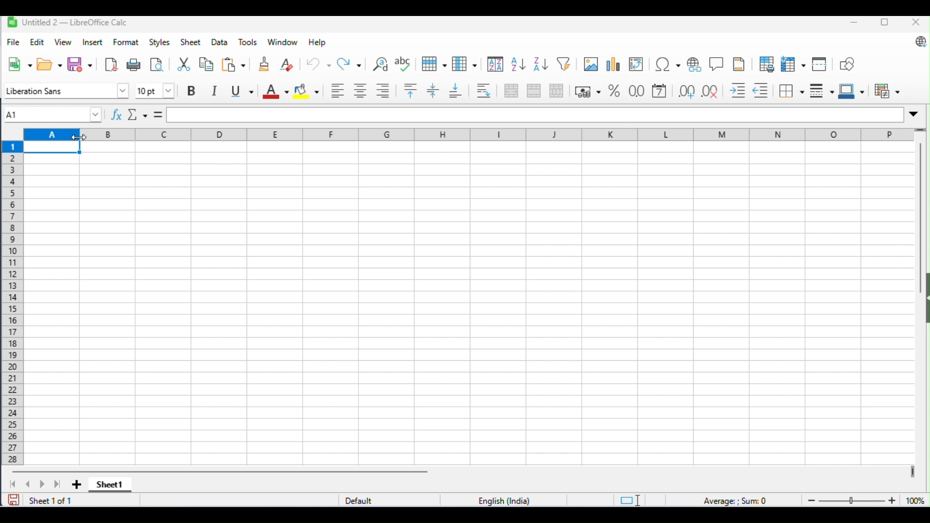 Image resolution: width=930 pixels, height=523 pixels. I want to click on save, so click(80, 63).